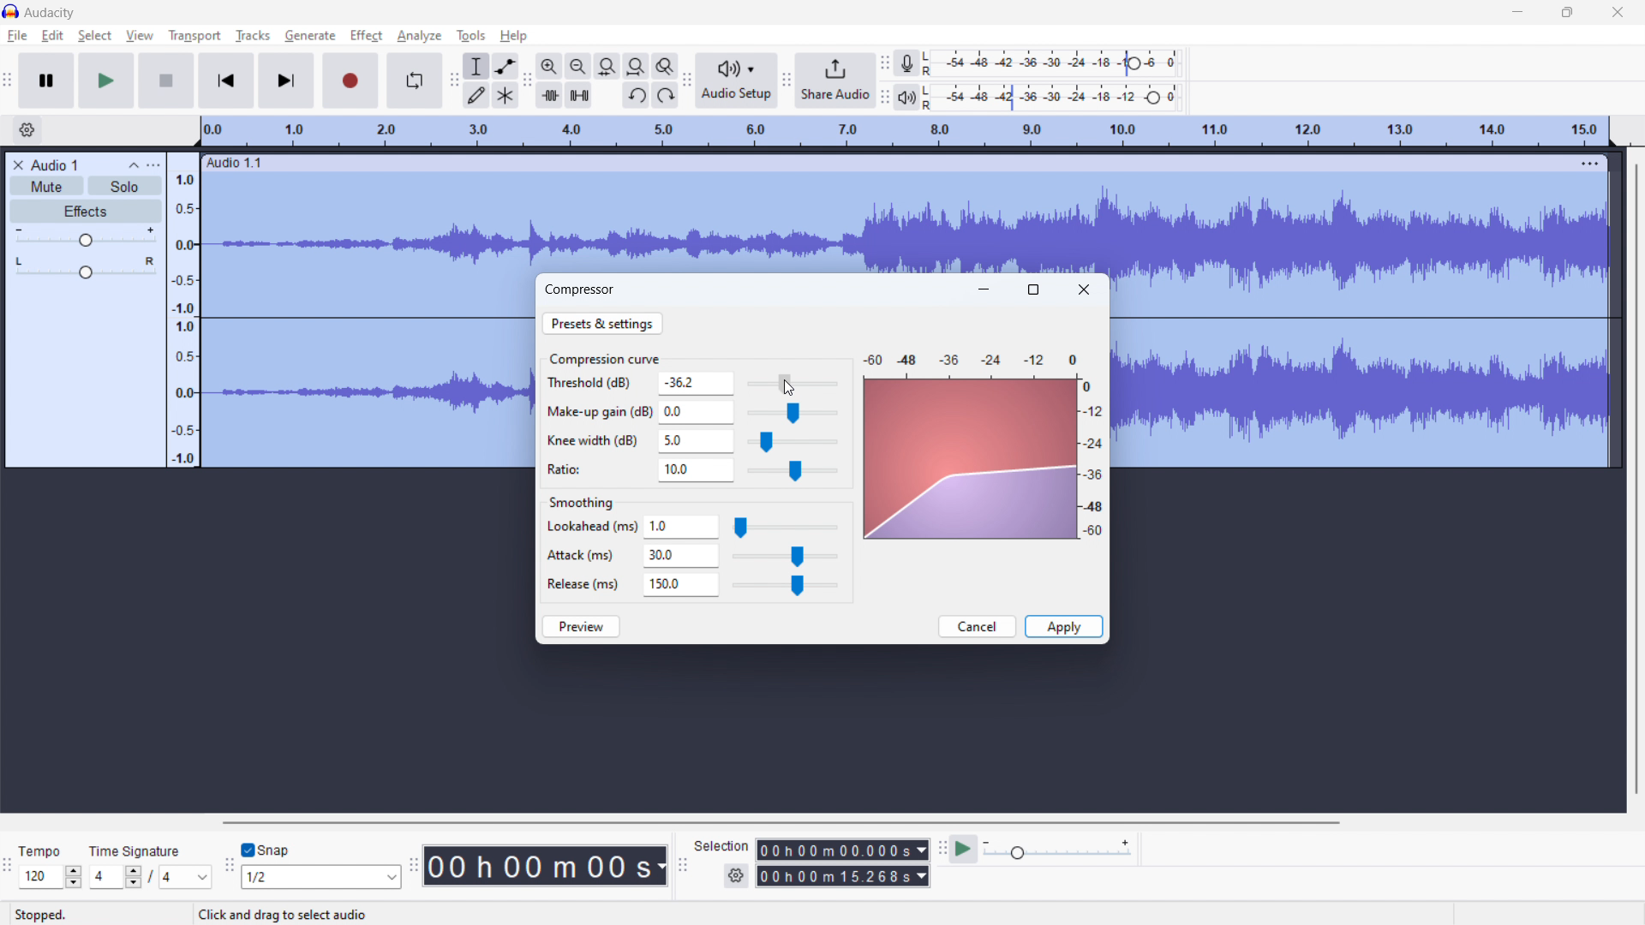  What do you see at coordinates (595, 441) in the screenshot?
I see ` Knee width (dB)` at bounding box center [595, 441].